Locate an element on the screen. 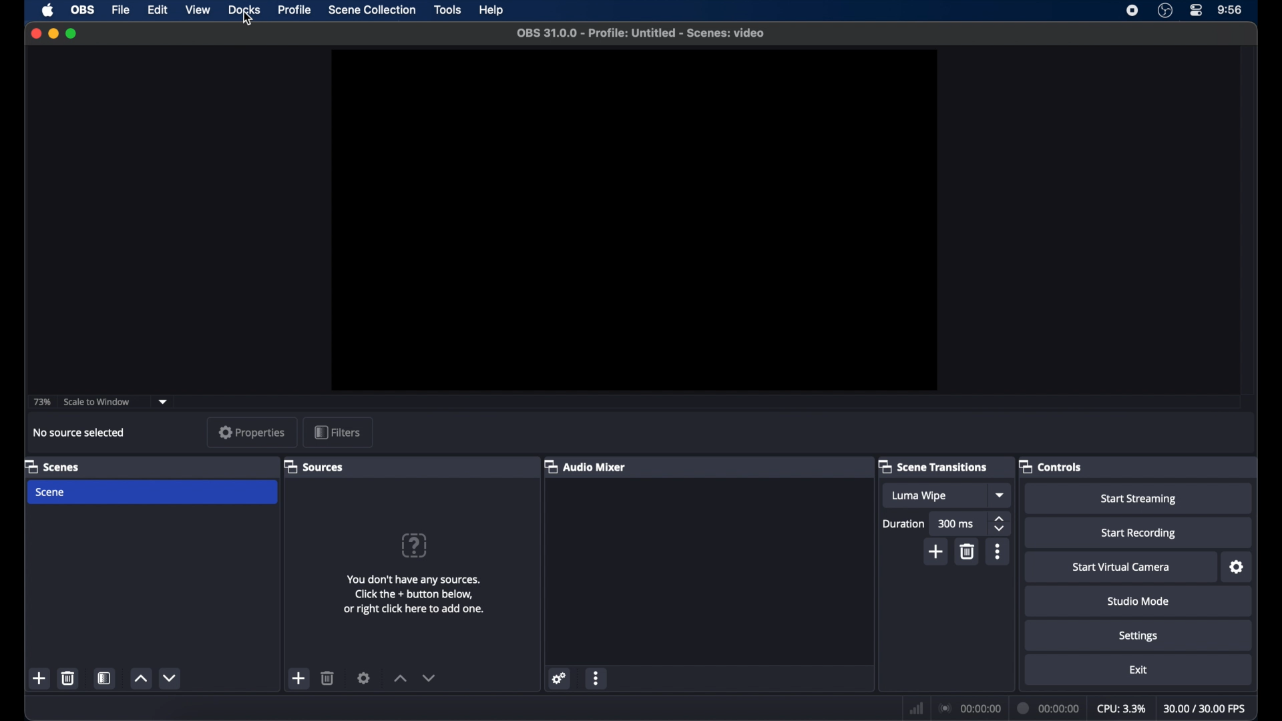 The width and height of the screenshot is (1282, 721). increment is located at coordinates (140, 679).